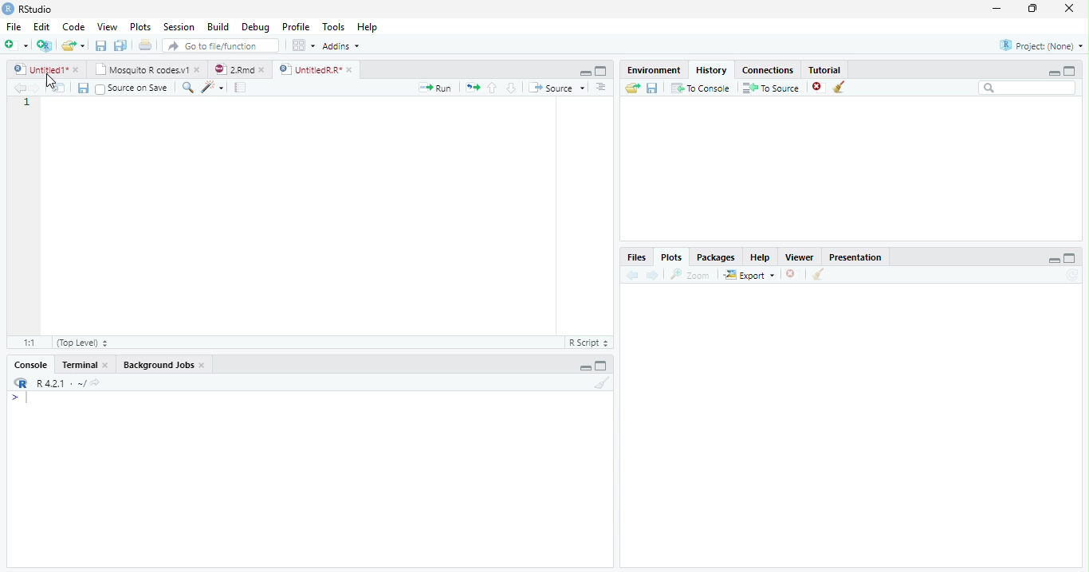 The image size is (1089, 572). What do you see at coordinates (819, 88) in the screenshot?
I see `Remove the selected history entries` at bounding box center [819, 88].